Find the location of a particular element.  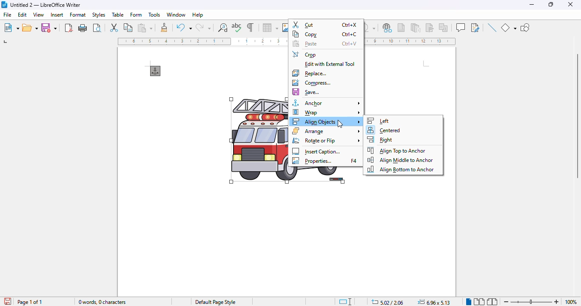

show draw functions is located at coordinates (525, 28).